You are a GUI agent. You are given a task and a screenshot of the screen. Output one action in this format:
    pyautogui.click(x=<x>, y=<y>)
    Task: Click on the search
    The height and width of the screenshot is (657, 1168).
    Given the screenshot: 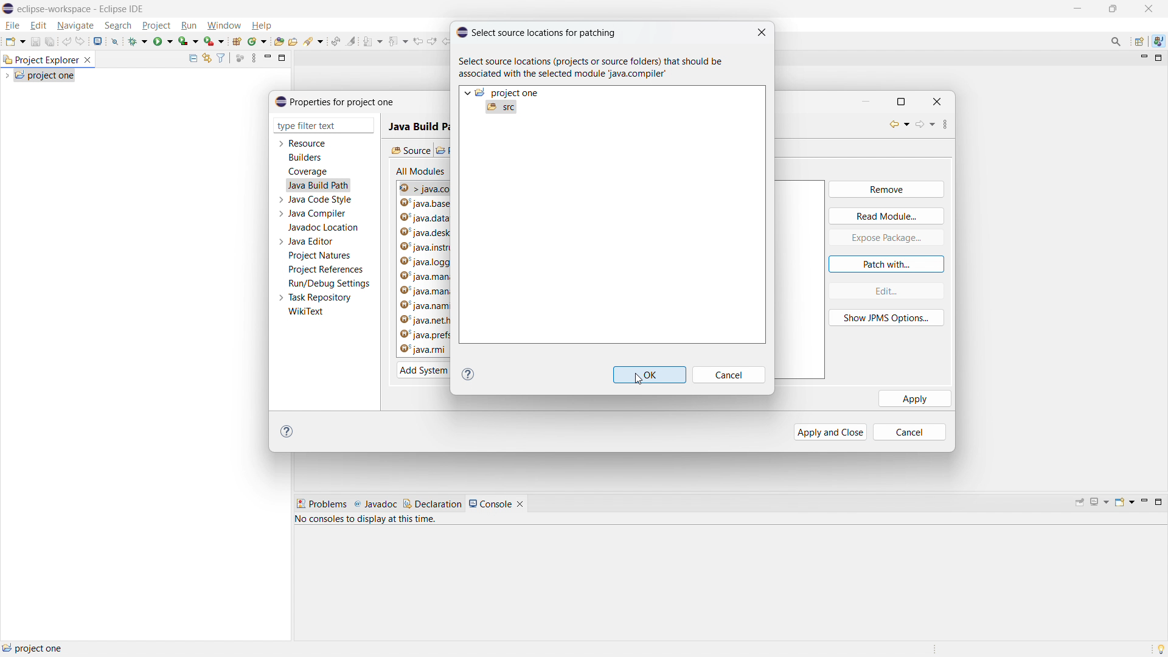 What is the action you would take?
    pyautogui.click(x=119, y=25)
    